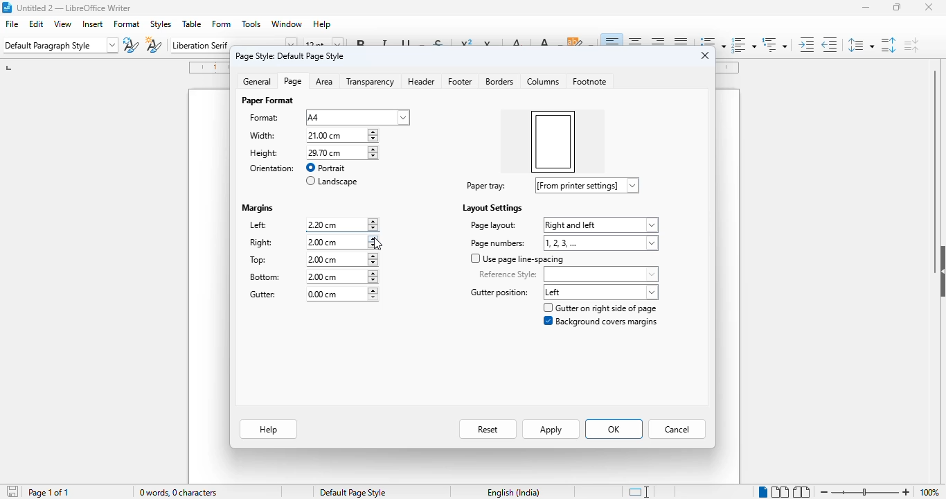  Describe the element at coordinates (459, 81) in the screenshot. I see `footer` at that location.